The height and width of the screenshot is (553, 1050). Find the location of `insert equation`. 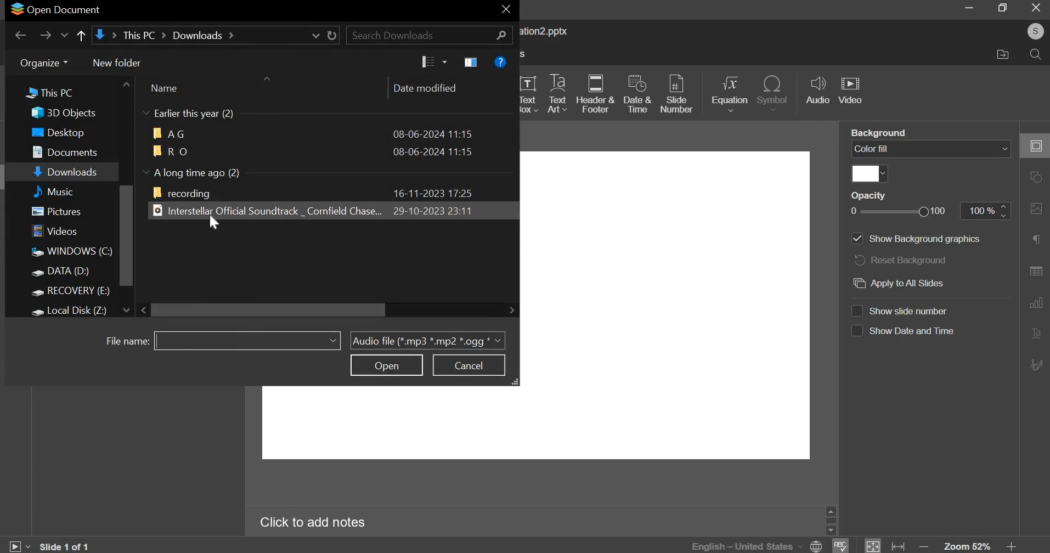

insert equation is located at coordinates (732, 94).